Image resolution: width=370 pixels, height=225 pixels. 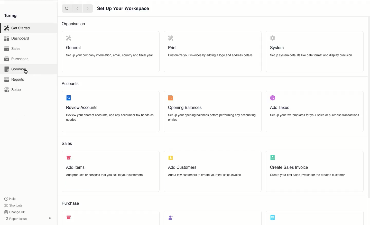 I want to click on Add suppliers , so click(x=171, y=217).